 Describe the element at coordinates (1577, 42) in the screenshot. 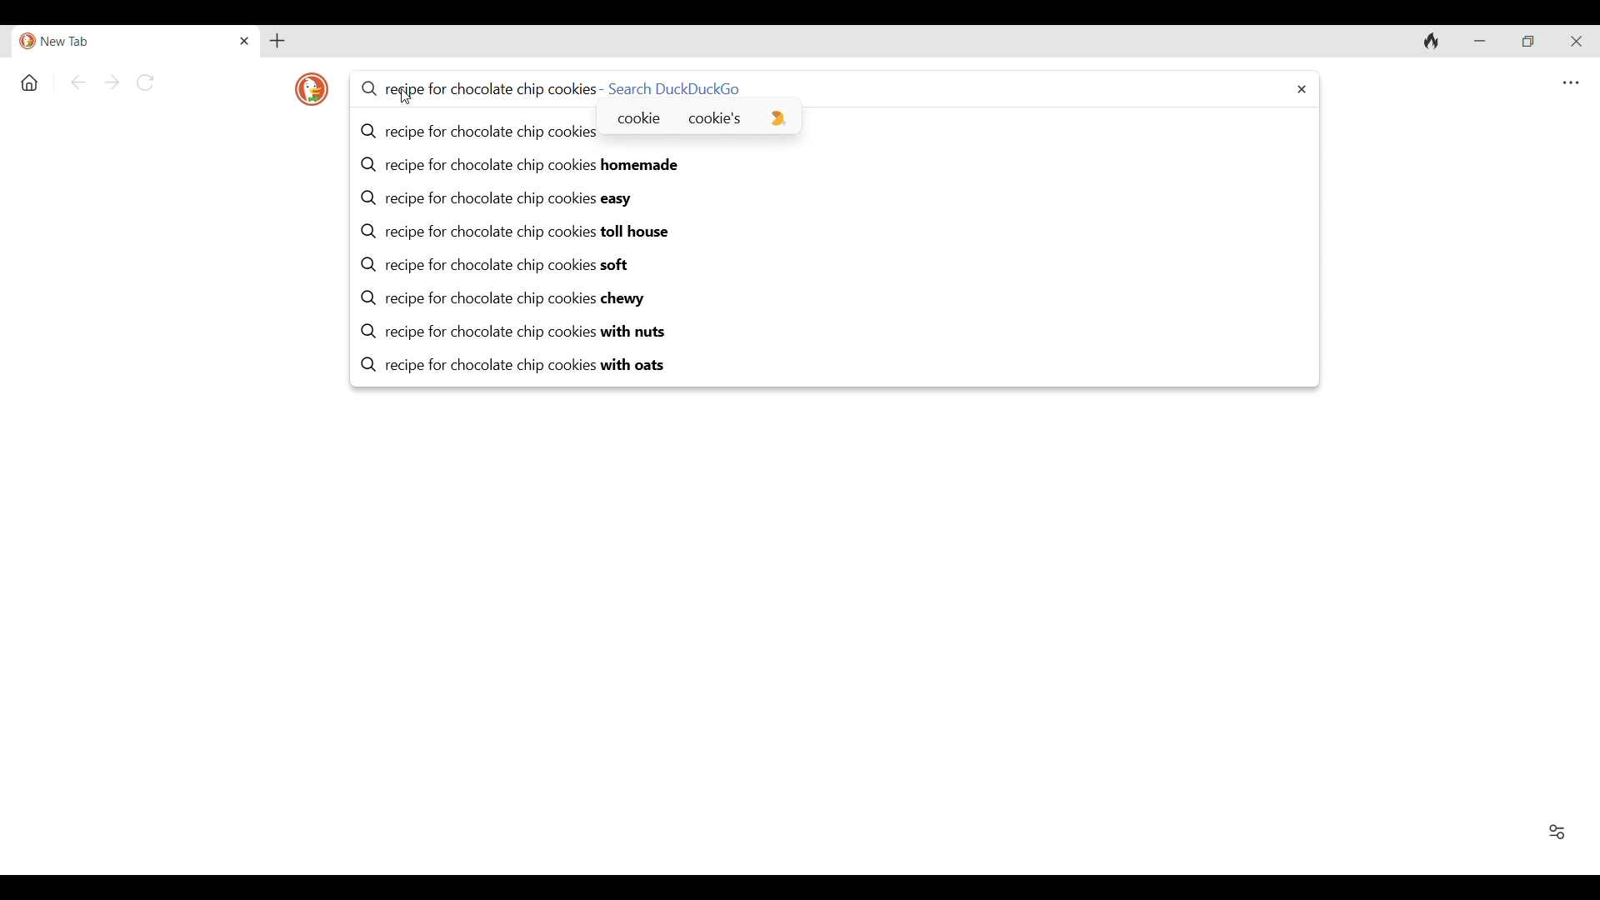

I see `Close interface` at that location.